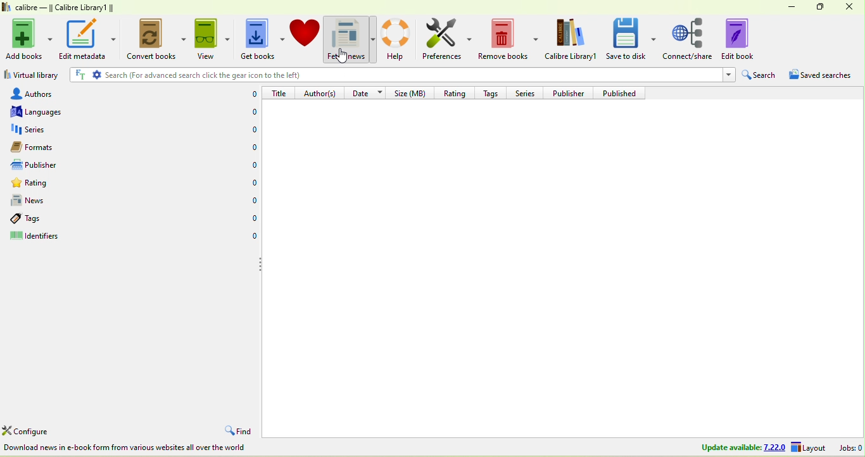 Image resolution: width=865 pixels, height=457 pixels. I want to click on publishers, so click(96, 165).